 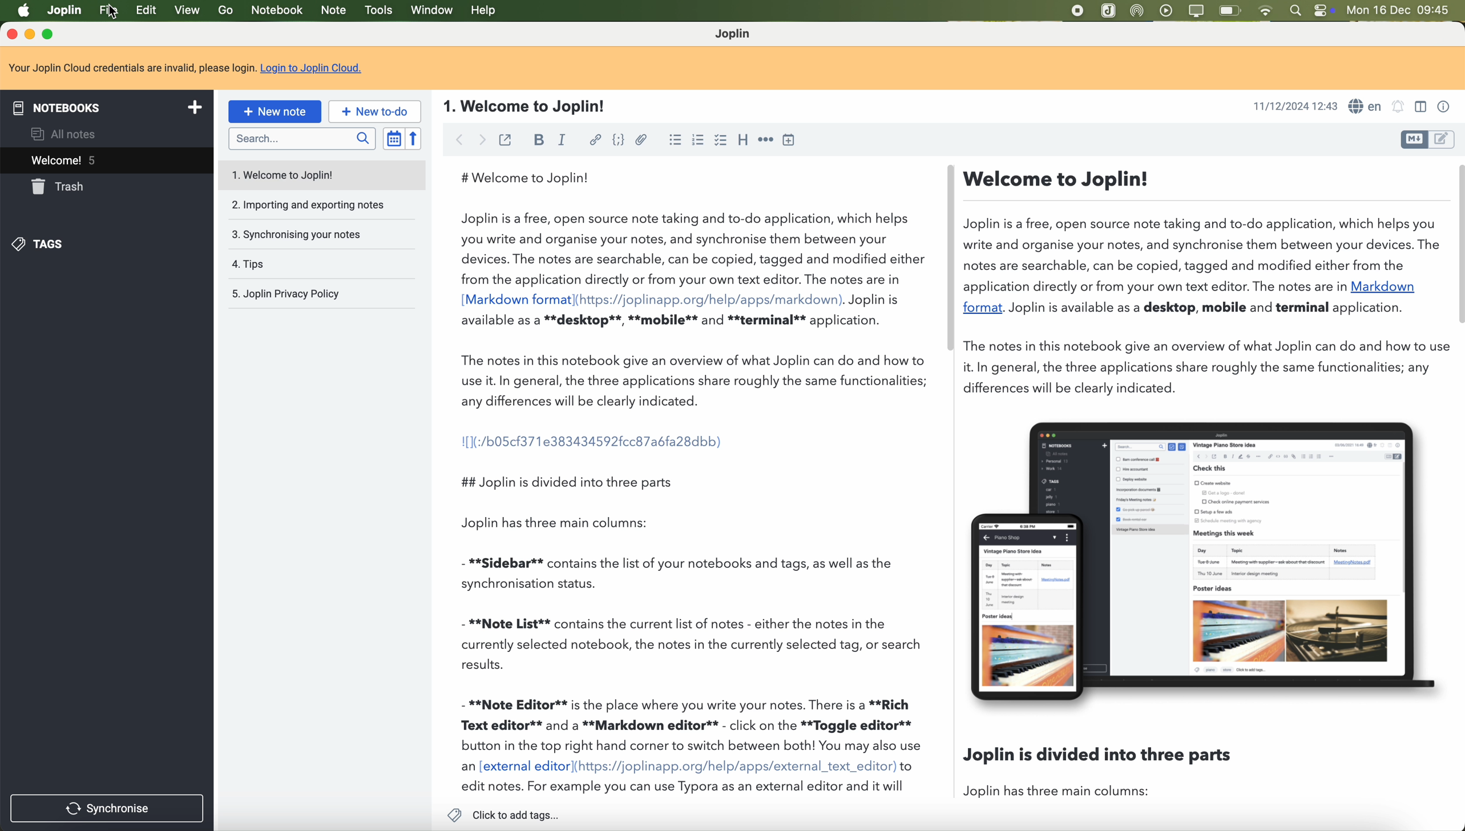 I want to click on click to add tags, so click(x=503, y=815).